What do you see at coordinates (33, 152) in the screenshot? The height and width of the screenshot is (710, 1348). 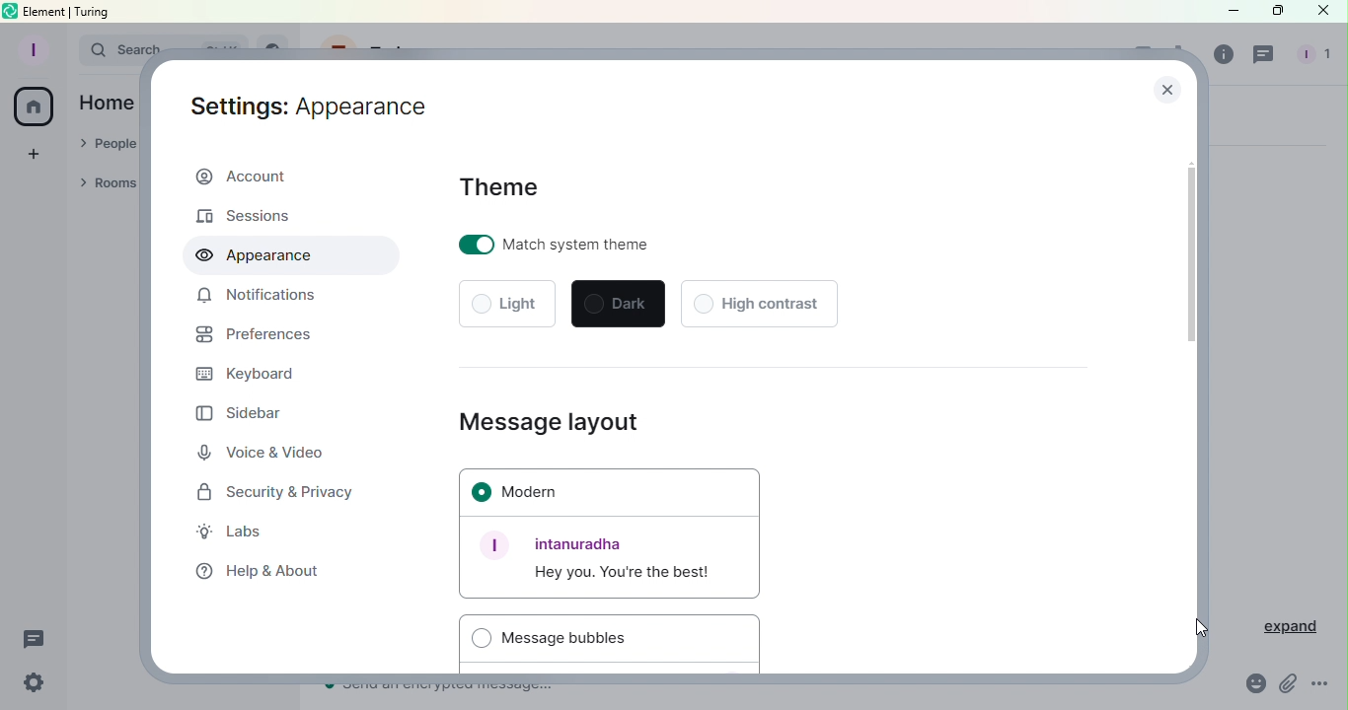 I see `Create a space` at bounding box center [33, 152].